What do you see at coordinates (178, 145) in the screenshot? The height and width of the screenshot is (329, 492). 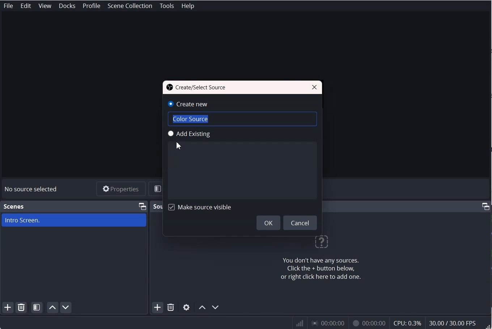 I see `Cursor` at bounding box center [178, 145].